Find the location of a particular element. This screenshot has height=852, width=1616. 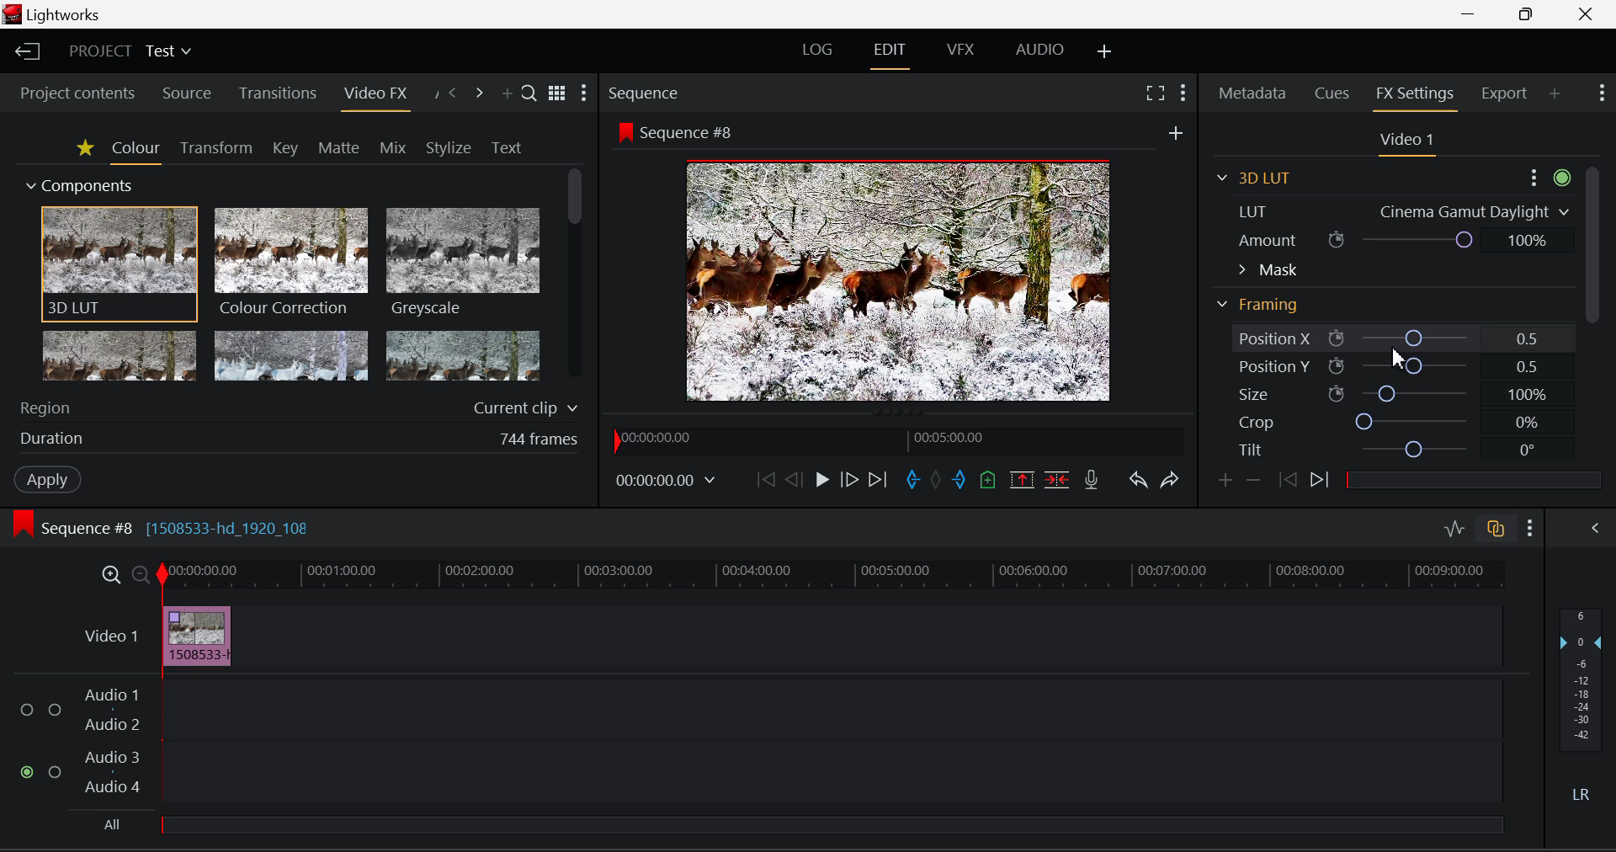

Add keyframe is located at coordinates (1224, 482).